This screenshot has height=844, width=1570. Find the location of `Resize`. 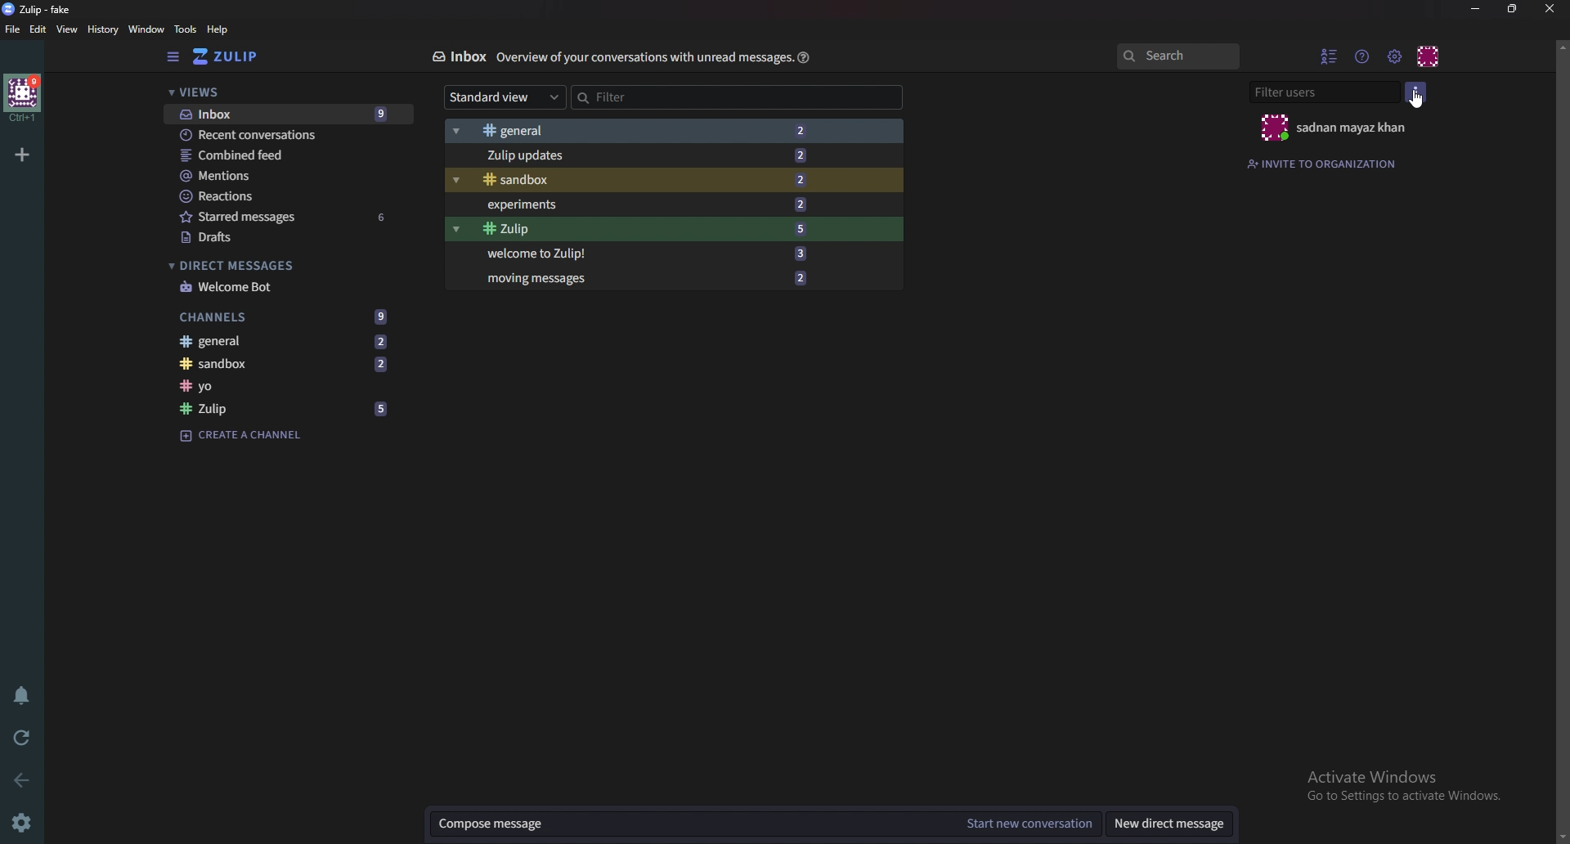

Resize is located at coordinates (1513, 10).